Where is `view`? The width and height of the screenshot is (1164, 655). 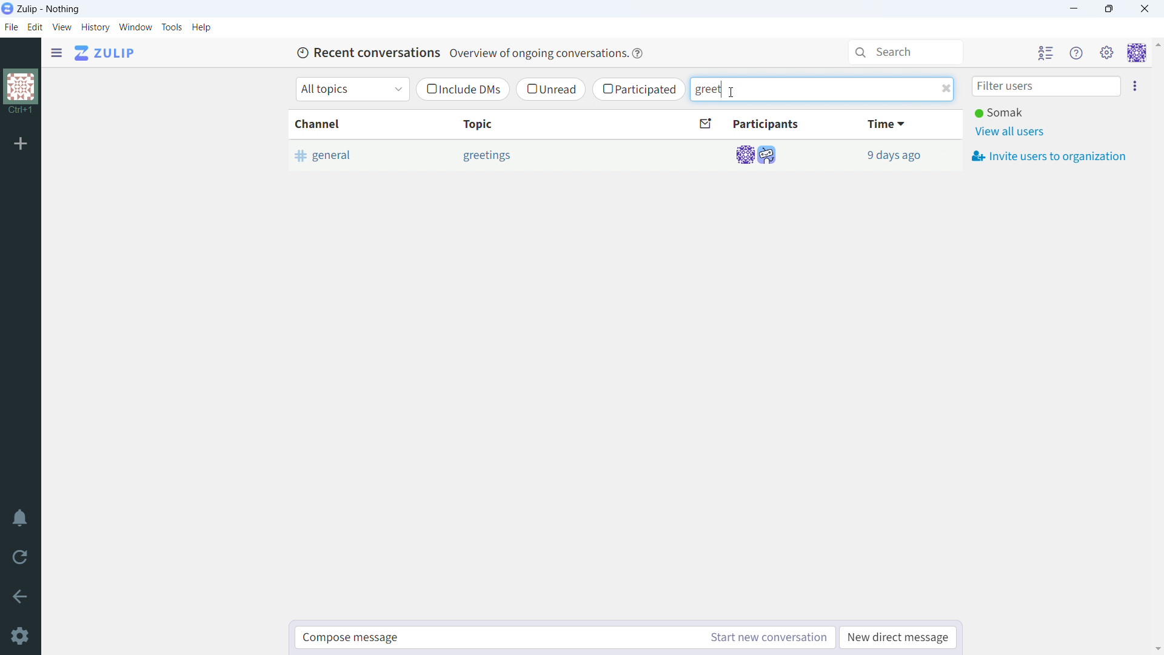
view is located at coordinates (61, 27).